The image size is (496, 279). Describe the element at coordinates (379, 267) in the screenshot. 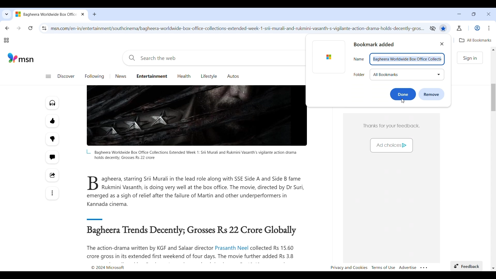

I see `Privacy and Cookies Terms of Use Advertise ` at that location.